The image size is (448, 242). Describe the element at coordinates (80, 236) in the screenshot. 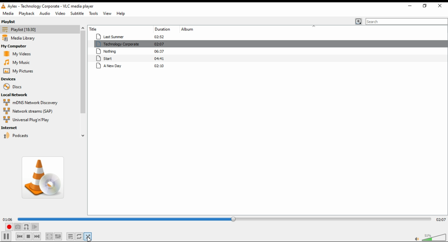

I see `select between loop all, loop one, and no loop` at that location.